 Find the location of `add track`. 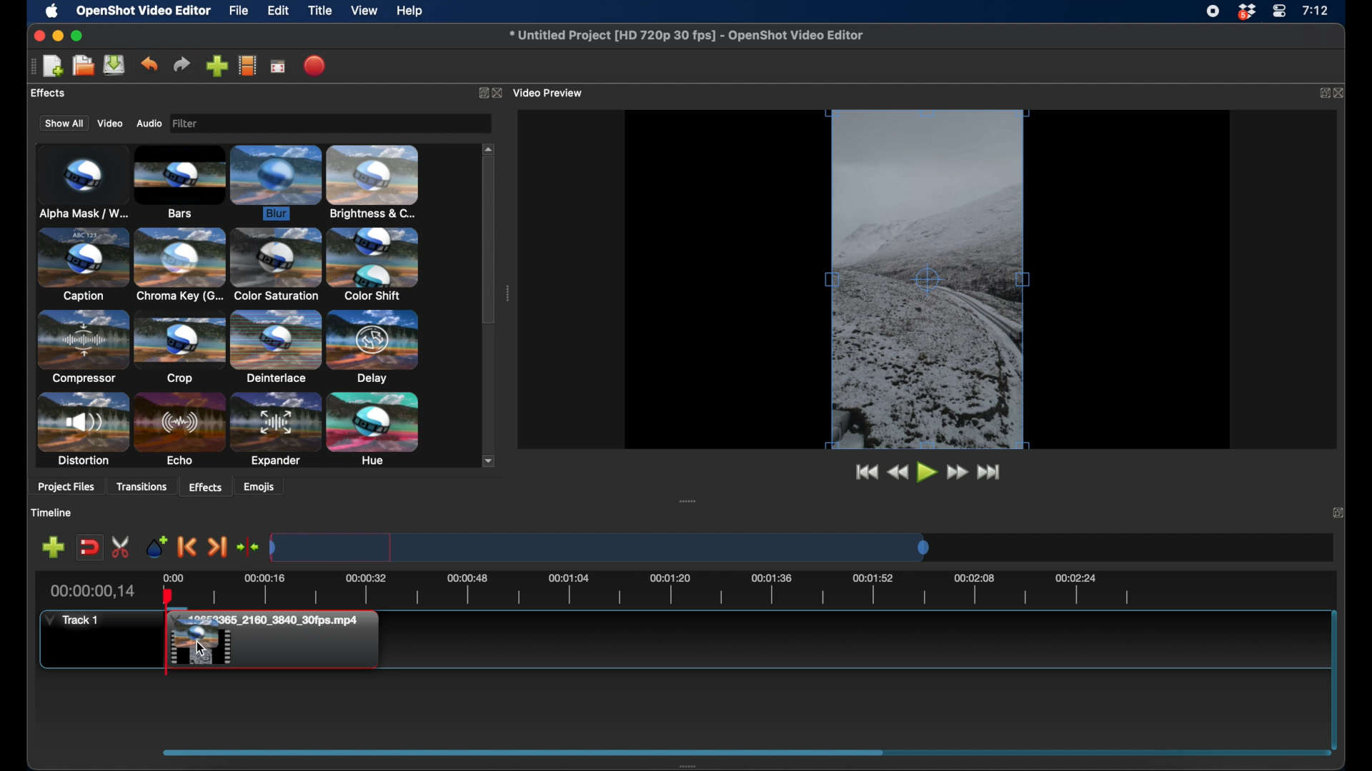

add track is located at coordinates (54, 546).